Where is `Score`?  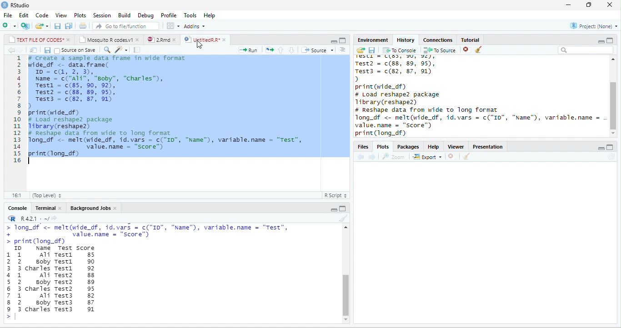 Score is located at coordinates (85, 248).